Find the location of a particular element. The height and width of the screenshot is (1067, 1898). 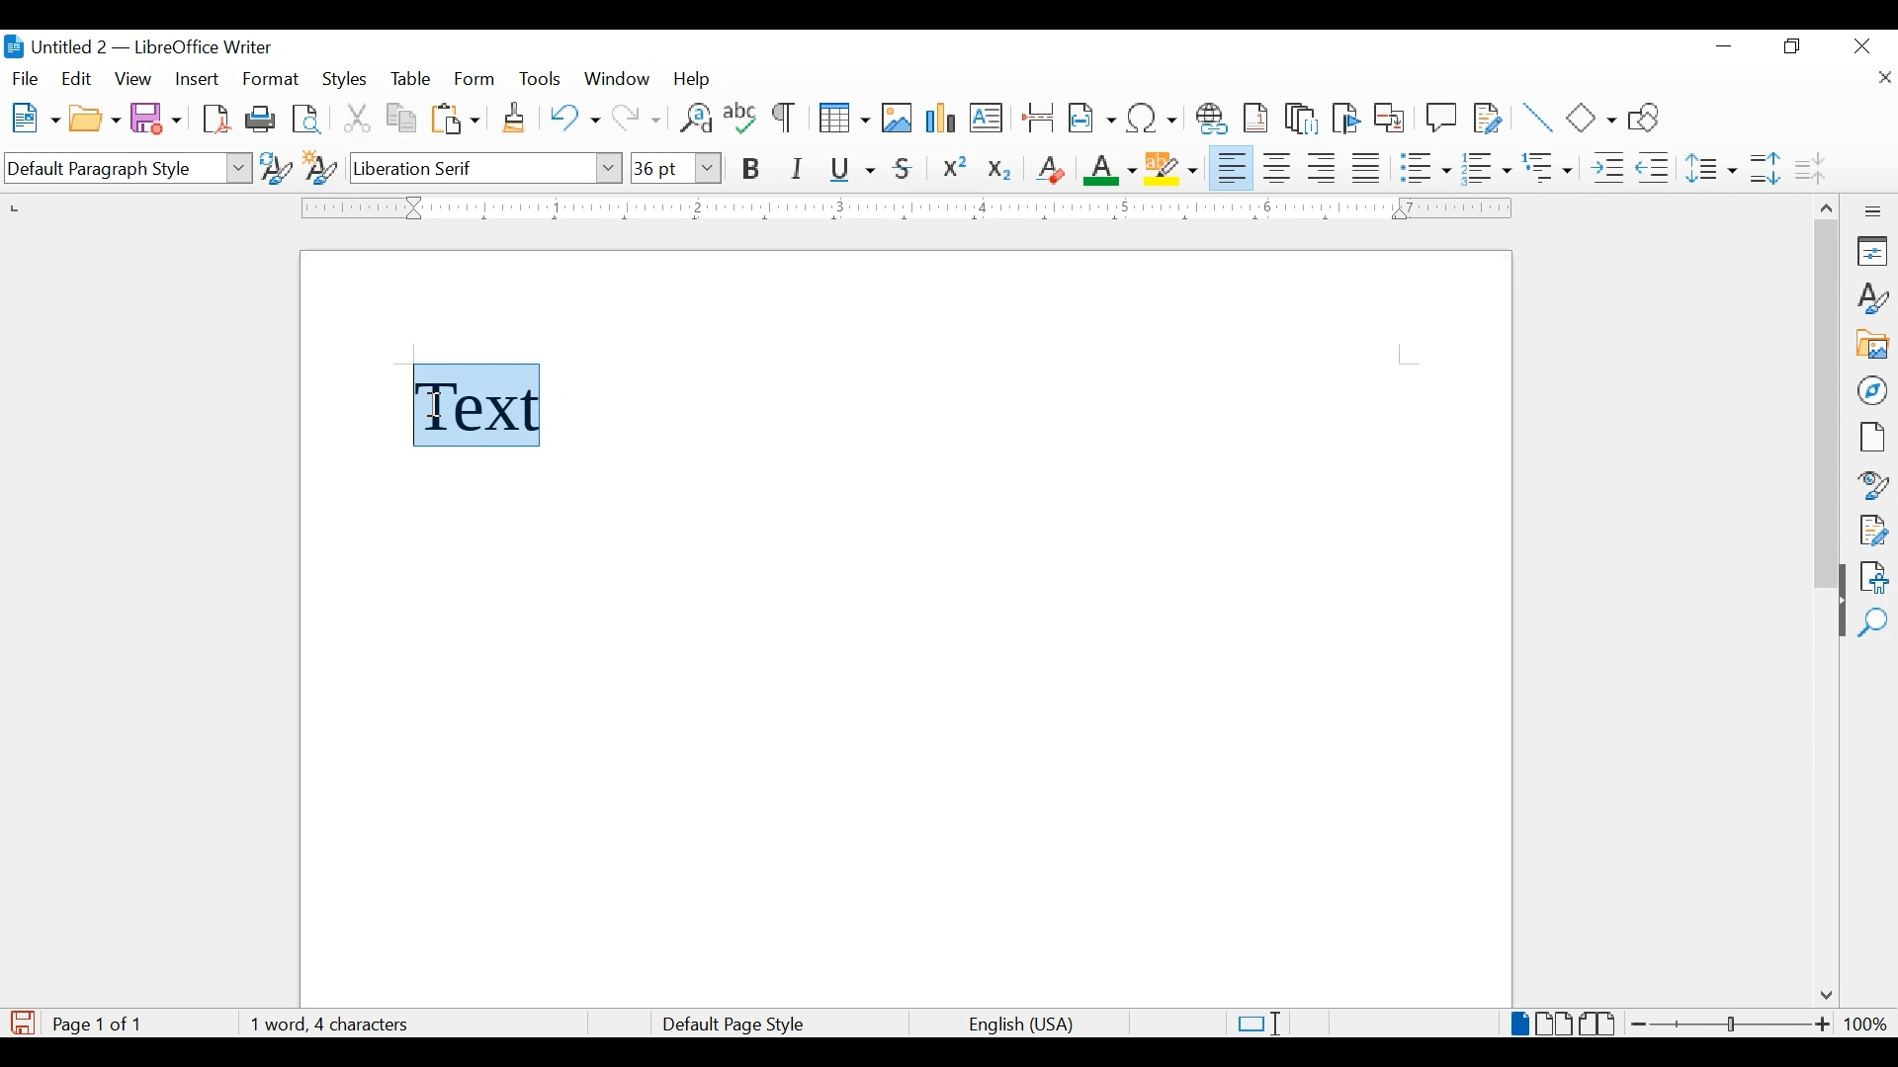

font name is located at coordinates (487, 167).